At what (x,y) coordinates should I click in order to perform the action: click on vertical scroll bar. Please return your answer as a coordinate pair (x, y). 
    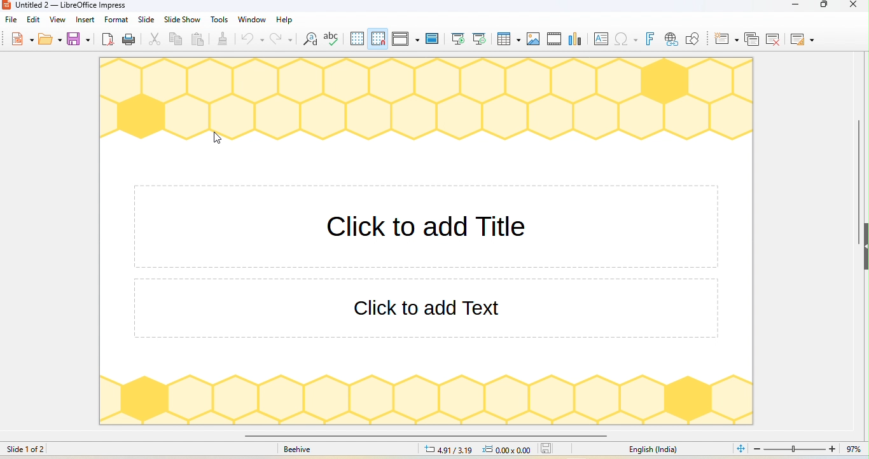
    Looking at the image, I should click on (858, 181).